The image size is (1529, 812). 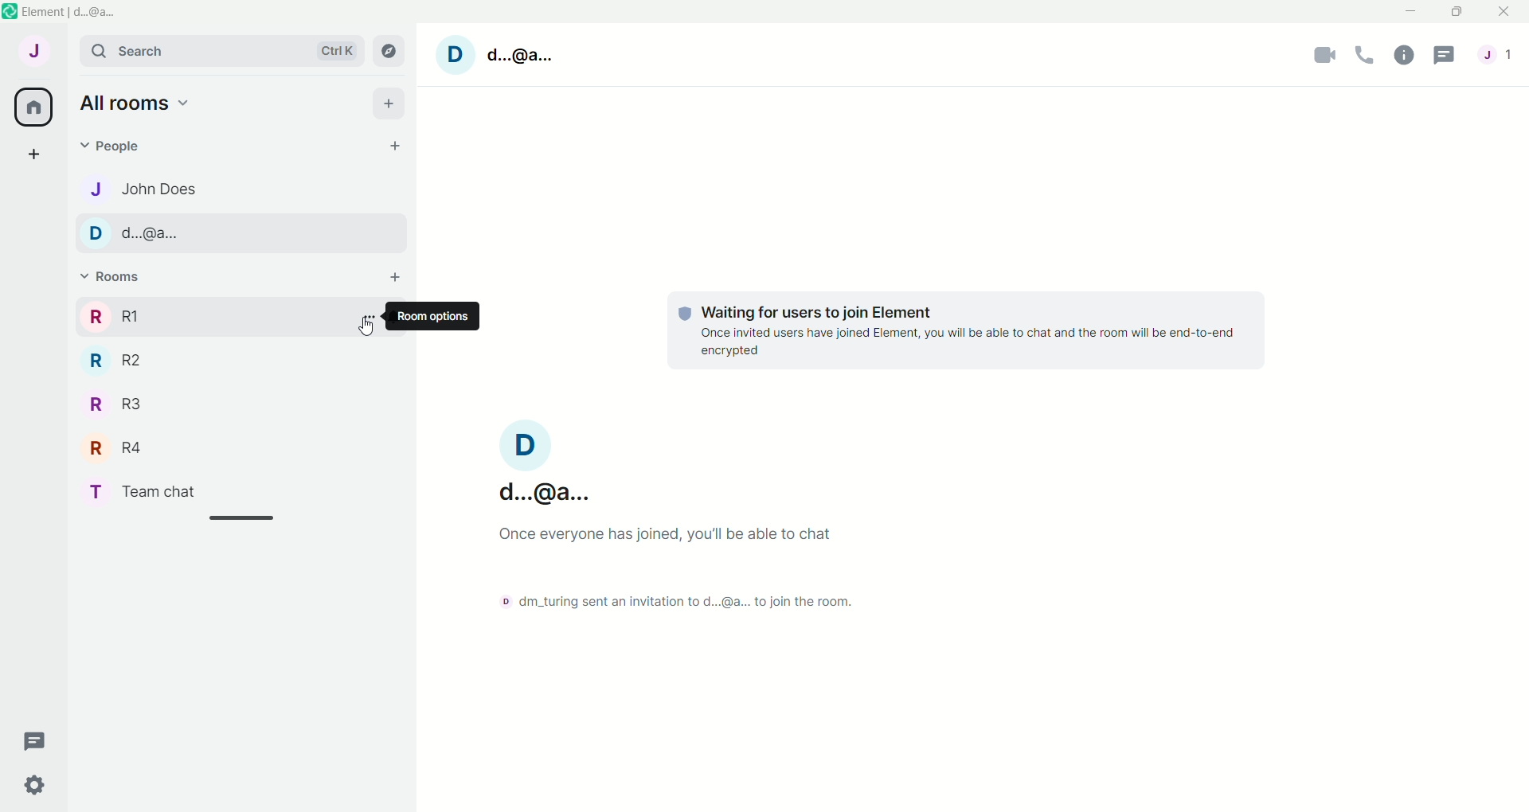 I want to click on rooms, so click(x=111, y=277).